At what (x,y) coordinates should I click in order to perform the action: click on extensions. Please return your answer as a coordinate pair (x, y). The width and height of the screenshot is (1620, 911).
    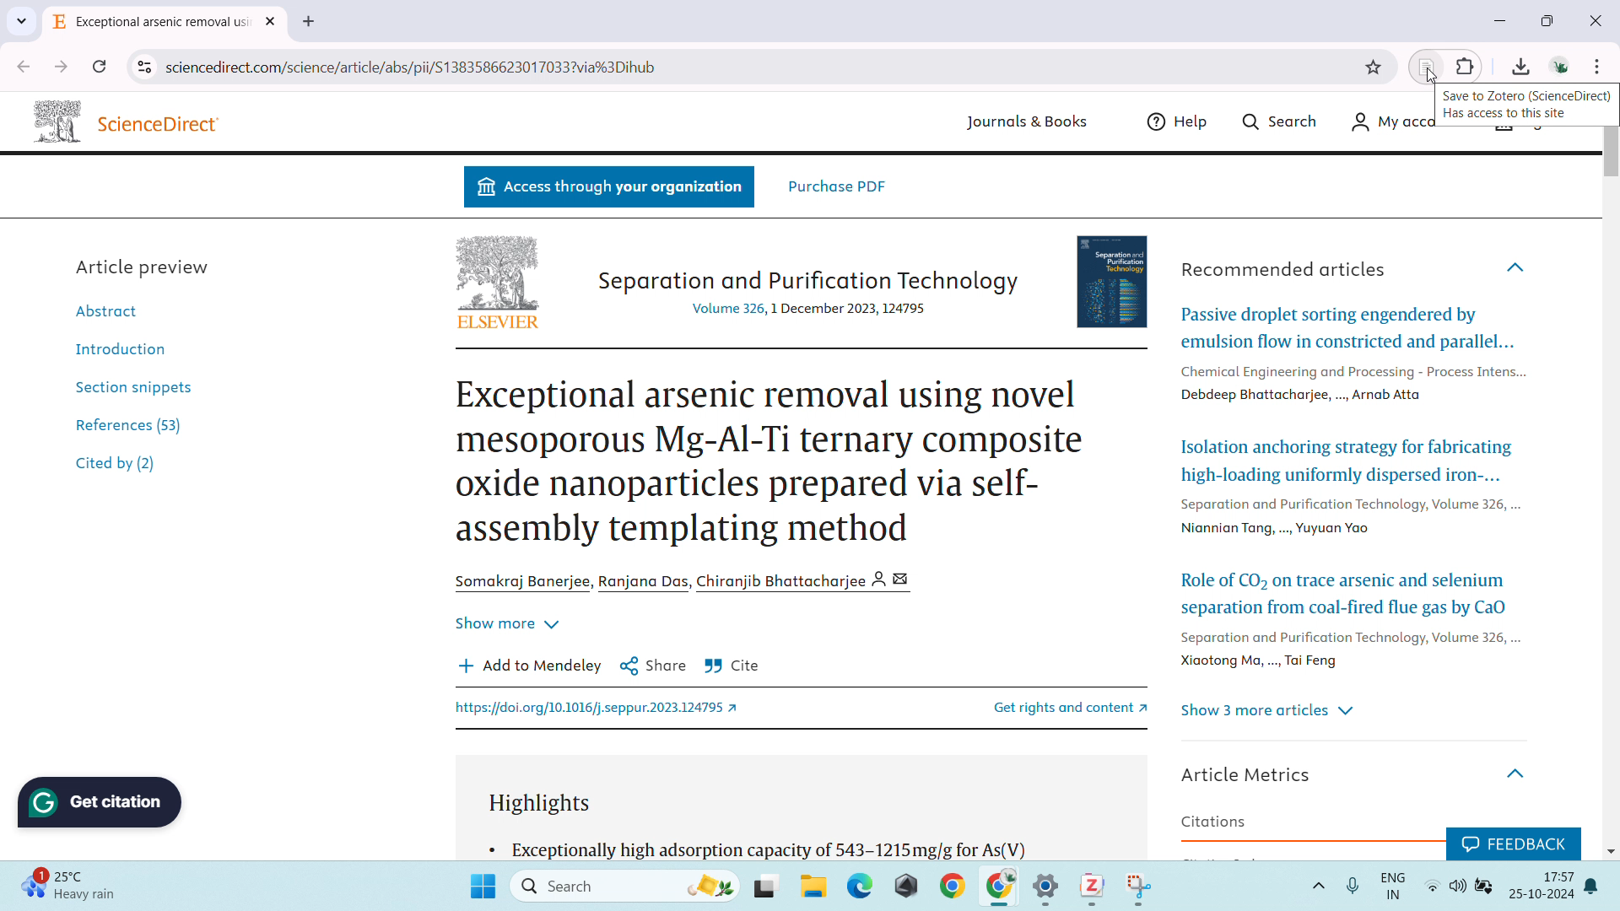
    Looking at the image, I should click on (1466, 64).